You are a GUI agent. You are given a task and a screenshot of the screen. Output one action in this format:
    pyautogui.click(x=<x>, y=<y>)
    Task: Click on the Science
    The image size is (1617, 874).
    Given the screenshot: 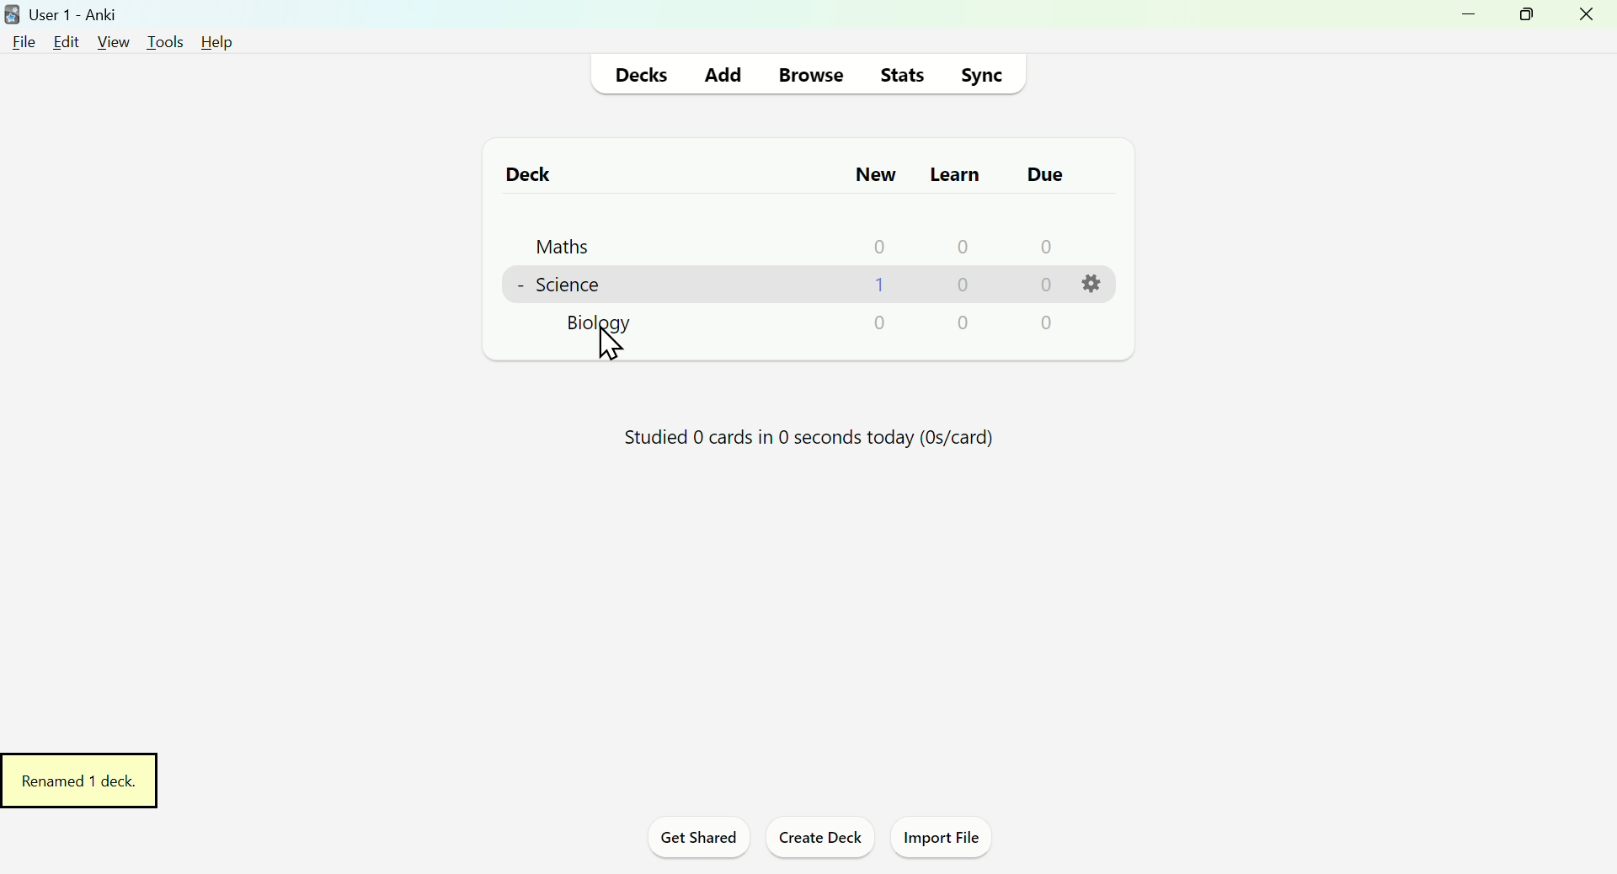 What is the action you would take?
    pyautogui.click(x=562, y=283)
    